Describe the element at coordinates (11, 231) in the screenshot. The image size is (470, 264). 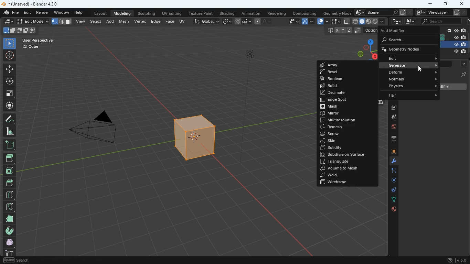
I see `pie` at that location.